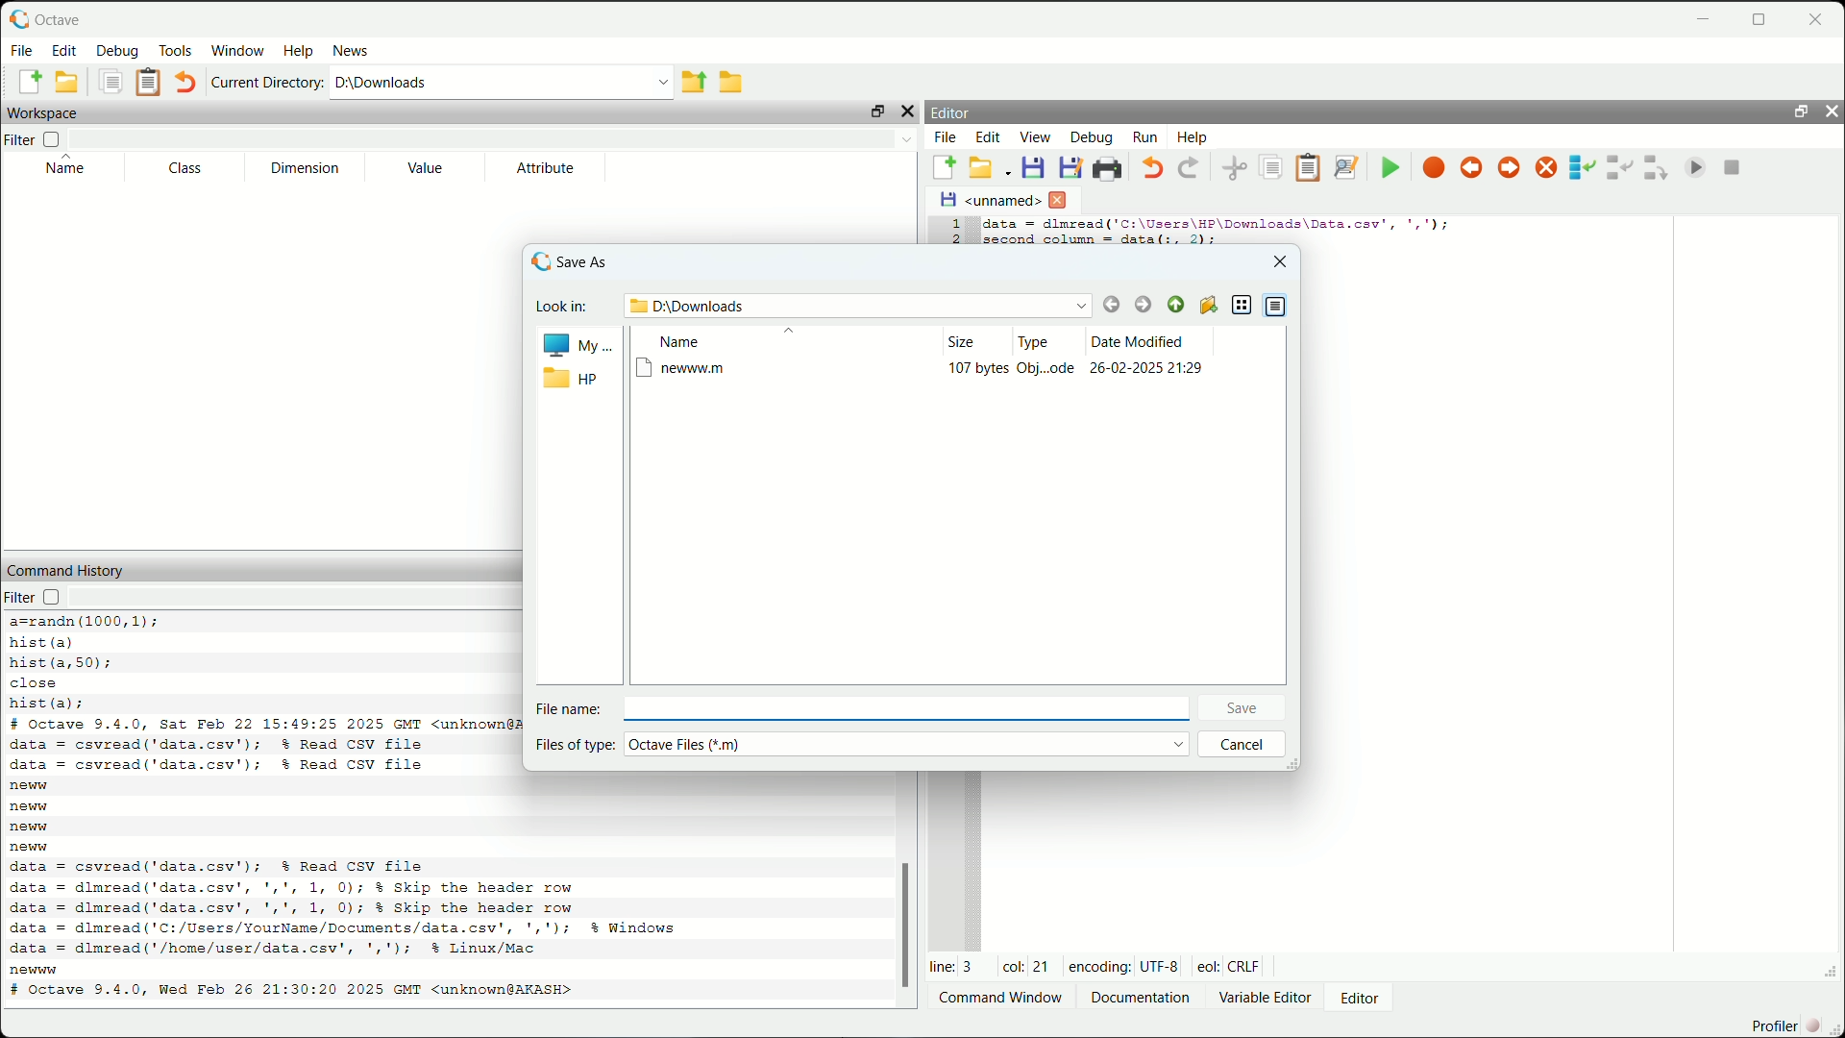 This screenshot has width=1845, height=1038. I want to click on cancel, so click(1247, 747).